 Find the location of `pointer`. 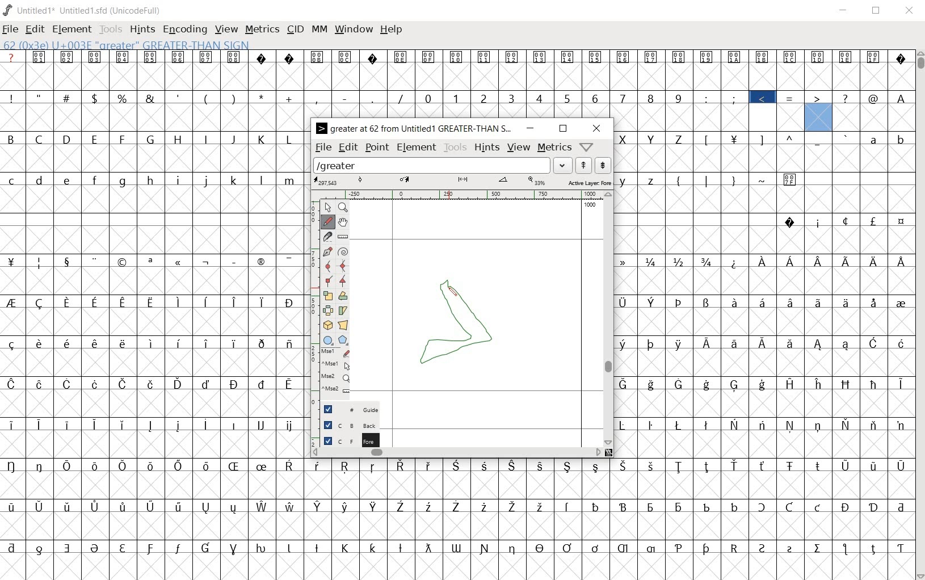

pointer is located at coordinates (327, 208).